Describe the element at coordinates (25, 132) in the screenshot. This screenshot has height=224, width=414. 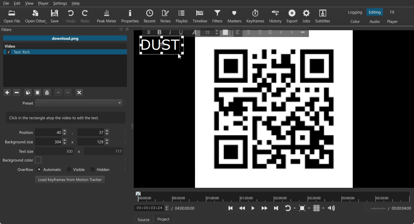
I see `Position` at that location.